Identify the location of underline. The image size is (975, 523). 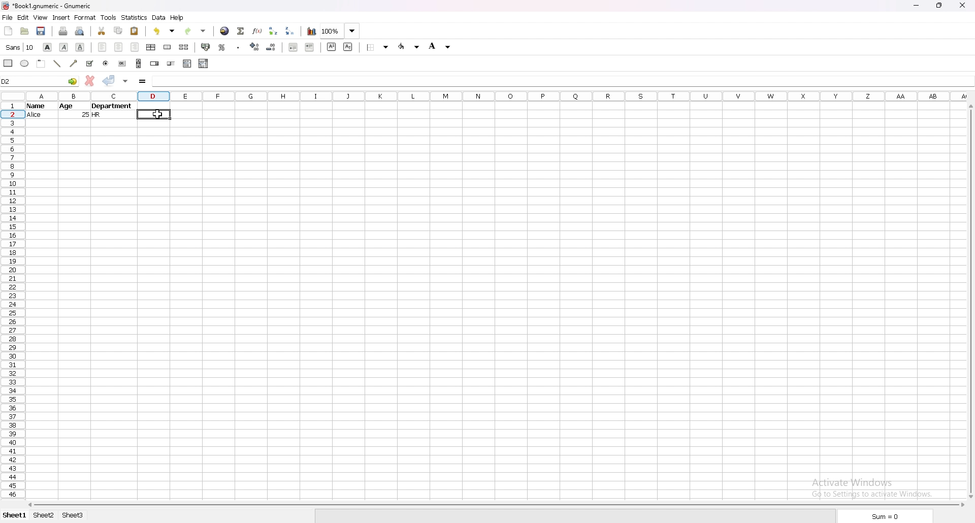
(81, 47).